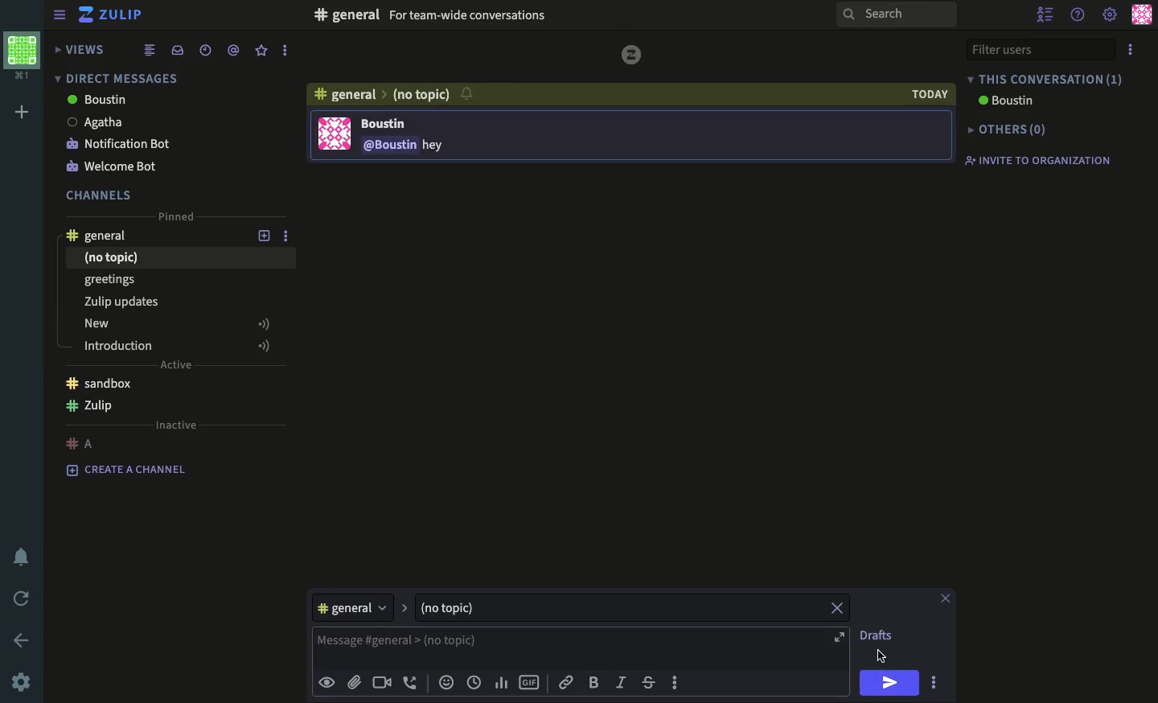 The width and height of the screenshot is (1158, 703). I want to click on filter users, so click(1039, 50).